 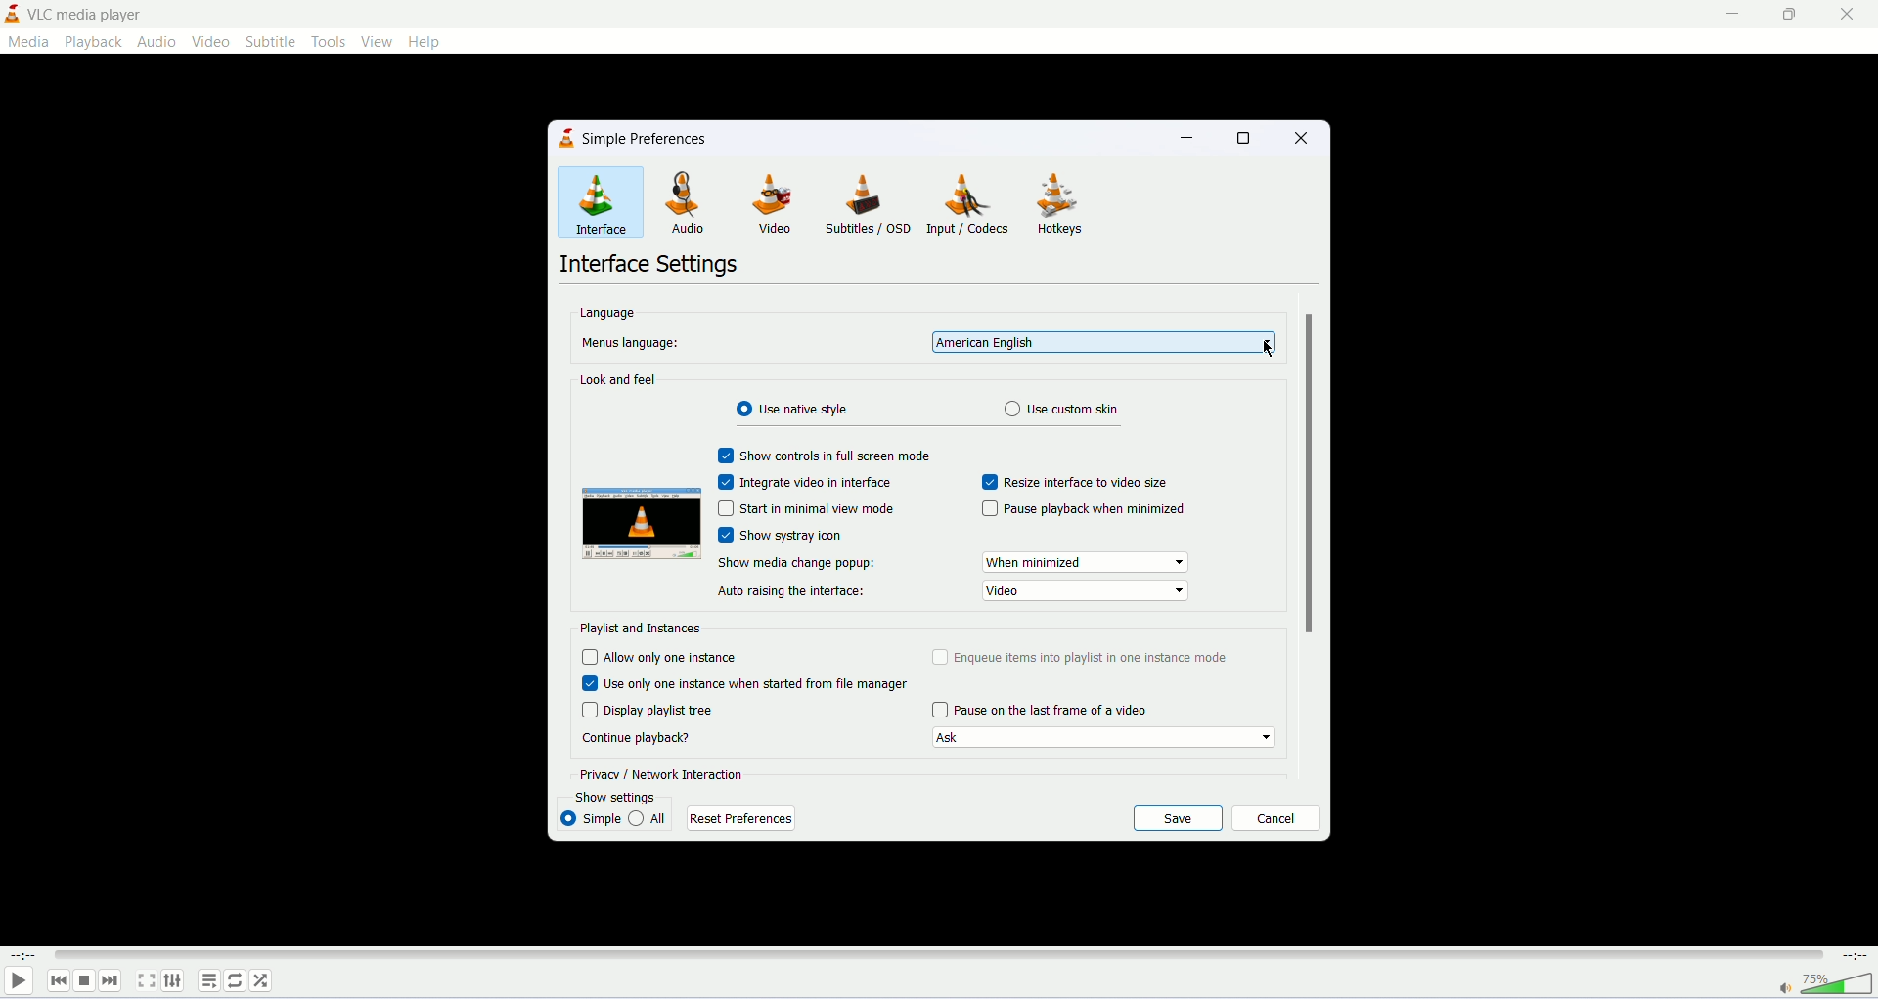 What do you see at coordinates (177, 982) in the screenshot?
I see `extended settings` at bounding box center [177, 982].